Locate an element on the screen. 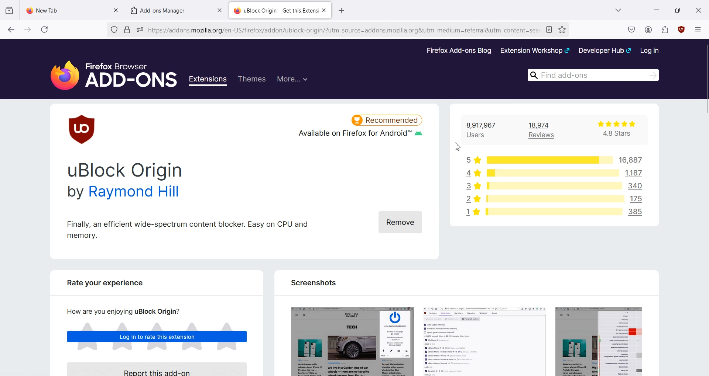 This screenshot has height=376, width=709. Account is located at coordinates (648, 30).